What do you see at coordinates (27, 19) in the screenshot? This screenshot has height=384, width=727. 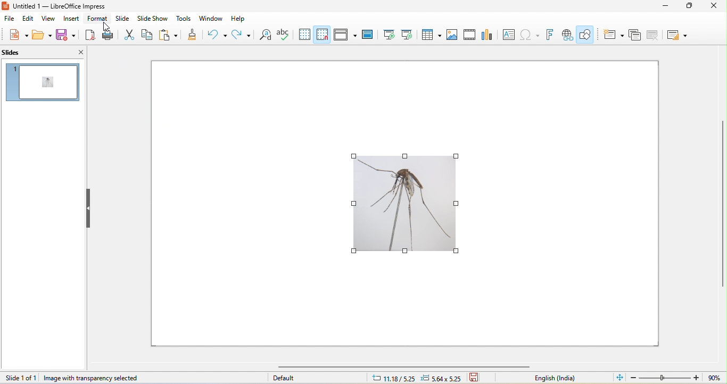 I see `edit` at bounding box center [27, 19].